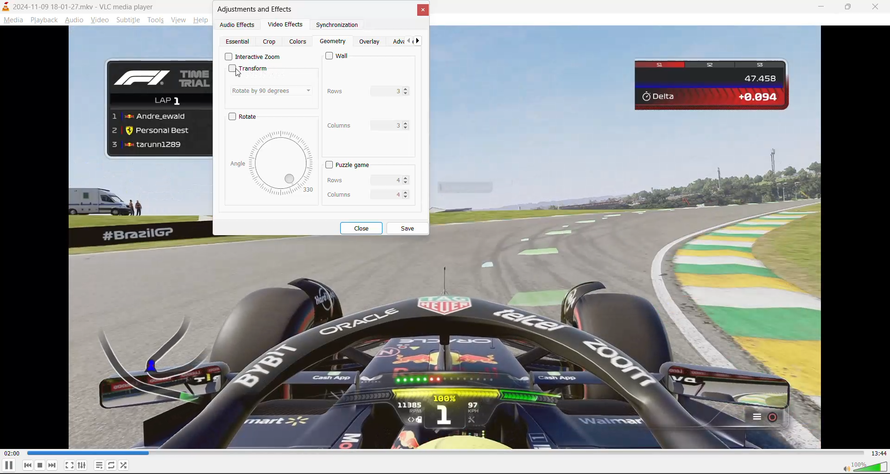 The height and width of the screenshot is (474, 890). Describe the element at coordinates (406, 178) in the screenshot. I see `Increase` at that location.